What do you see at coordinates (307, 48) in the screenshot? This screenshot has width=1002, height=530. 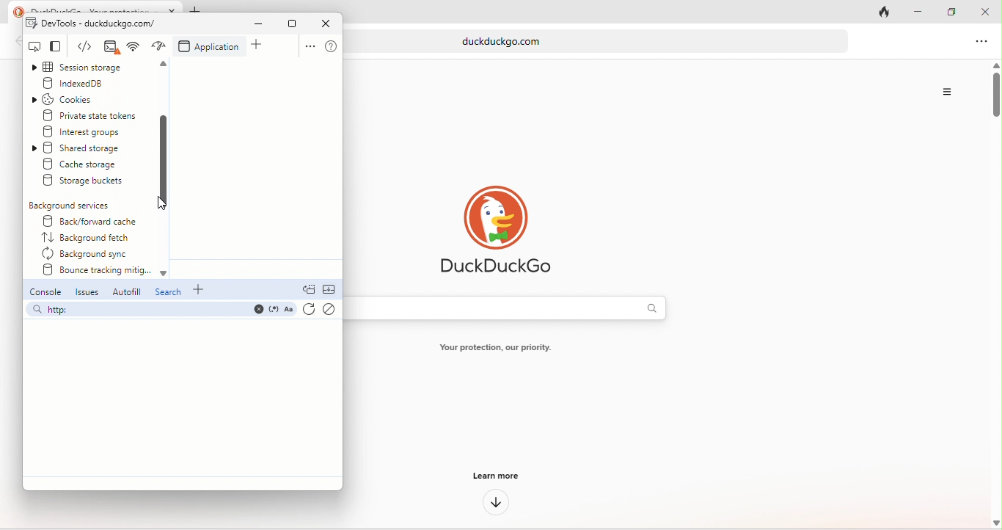 I see `option` at bounding box center [307, 48].